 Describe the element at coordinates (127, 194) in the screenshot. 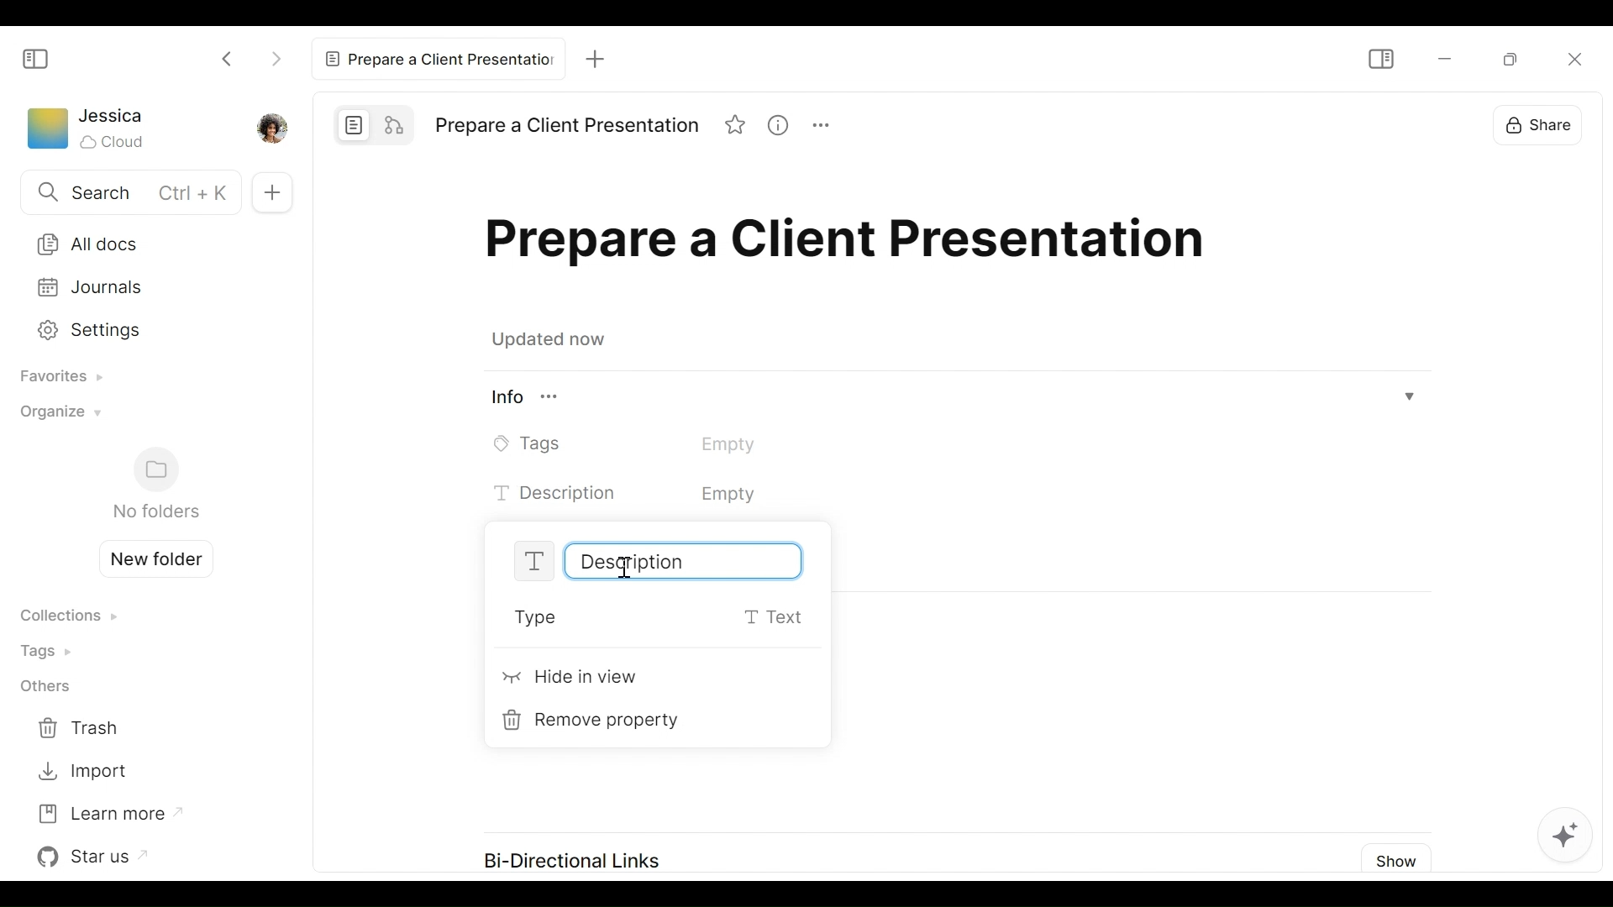

I see `Search` at that location.